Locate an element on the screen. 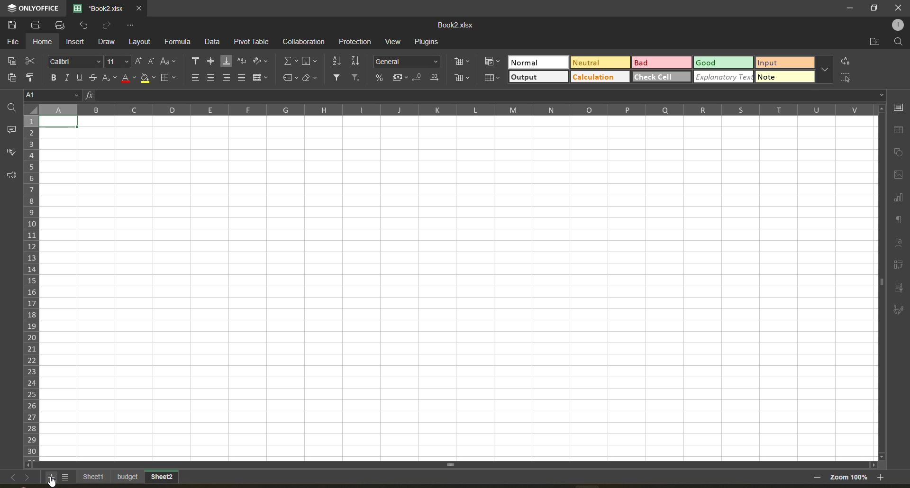 This screenshot has height=488, width=910. filter is located at coordinates (339, 77).